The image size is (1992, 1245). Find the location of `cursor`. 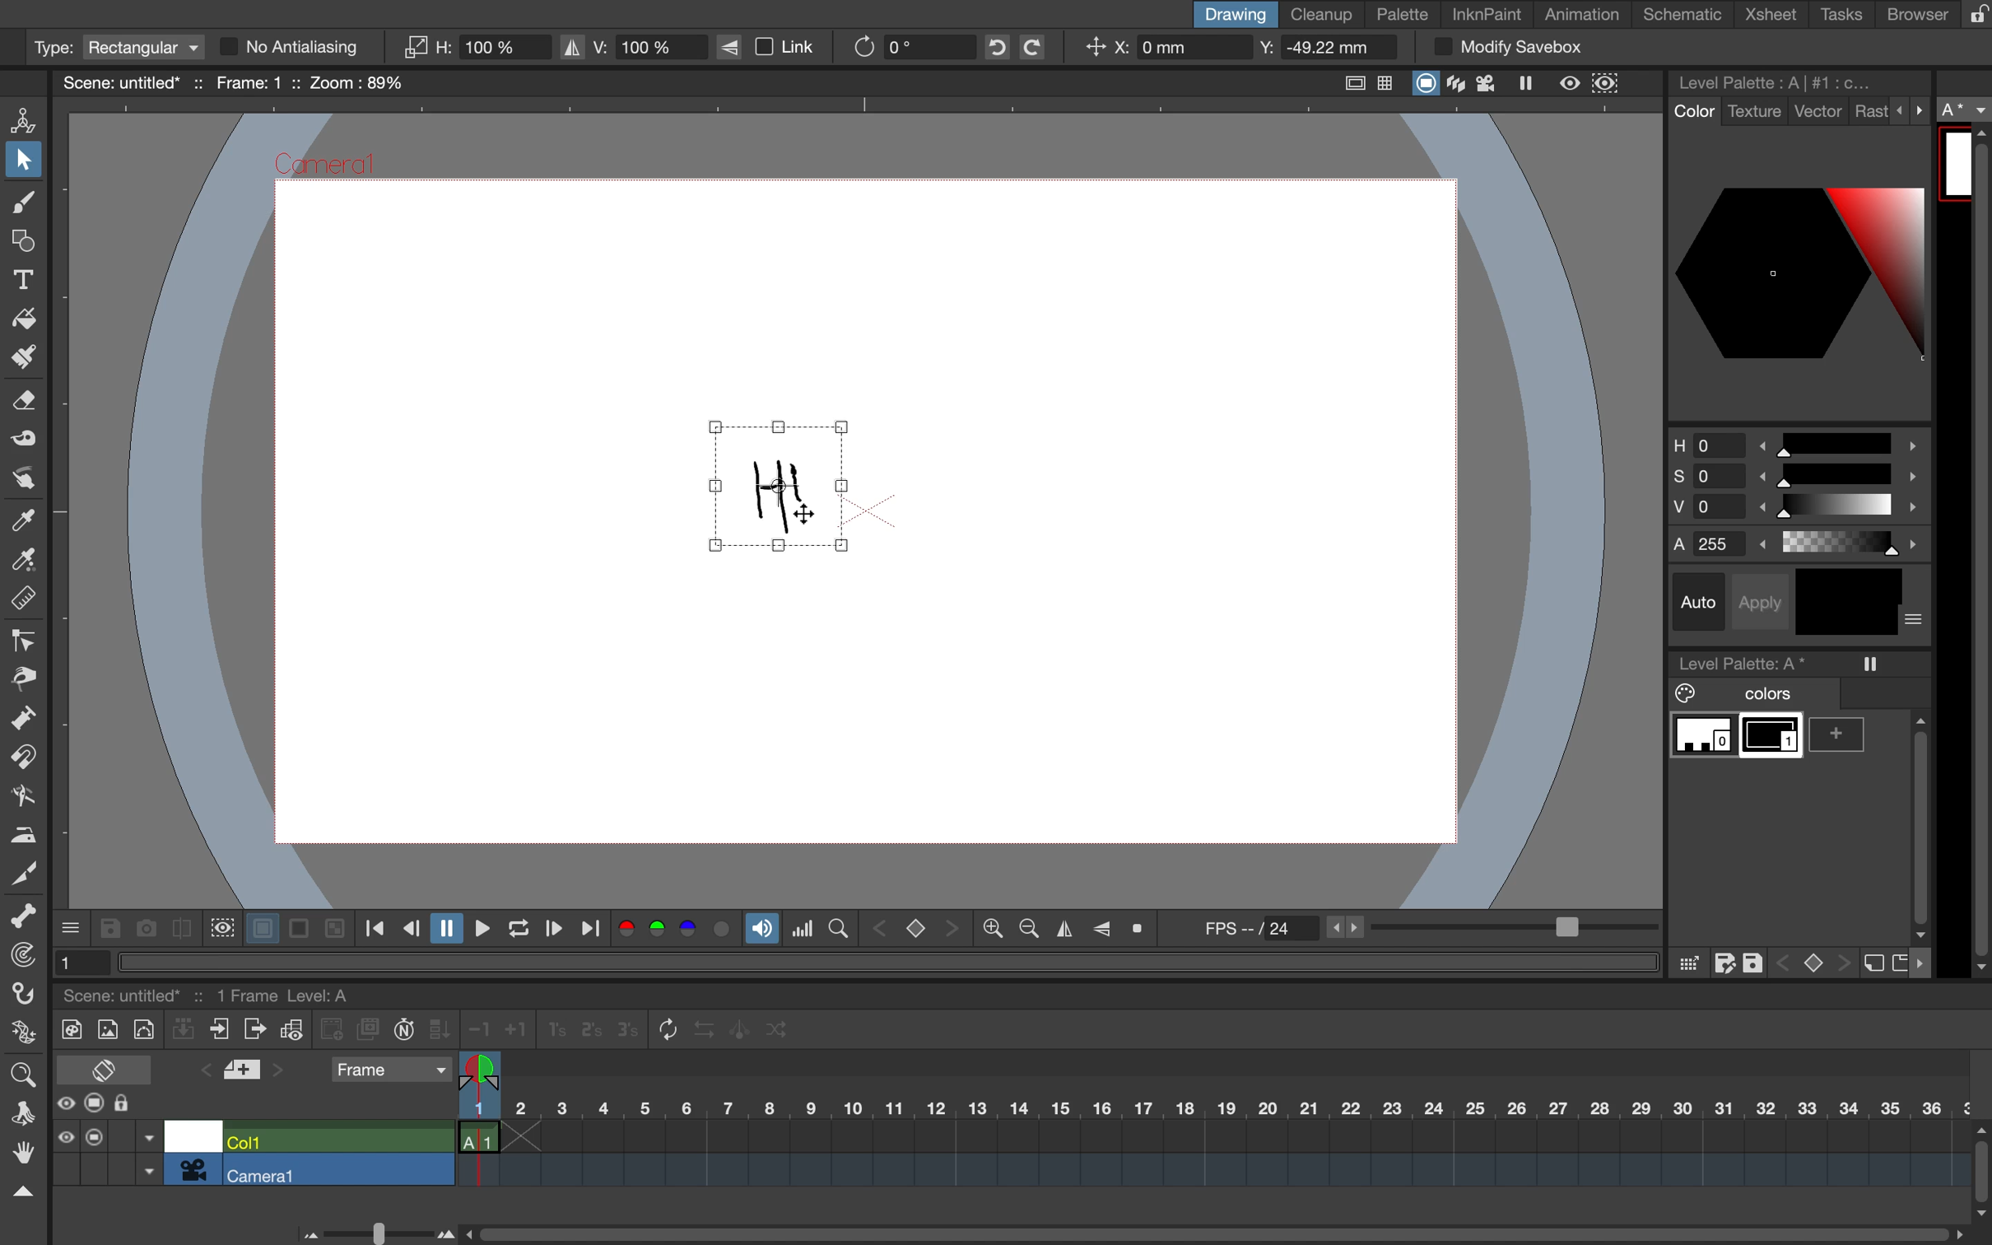

cursor is located at coordinates (808, 516).